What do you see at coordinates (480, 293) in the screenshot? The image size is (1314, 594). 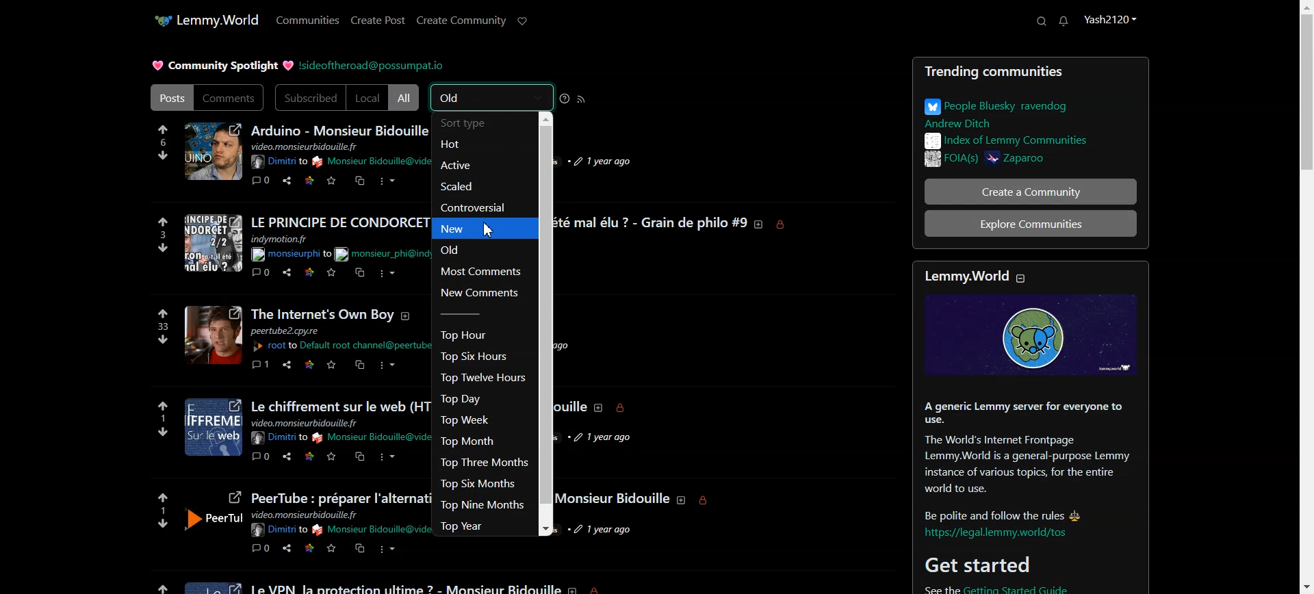 I see `New Comments` at bounding box center [480, 293].